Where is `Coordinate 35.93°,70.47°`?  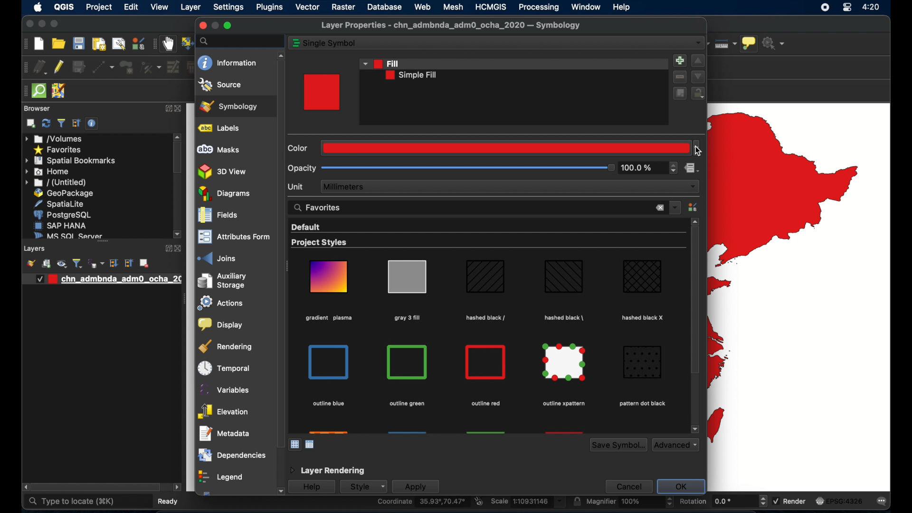 Coordinate 35.93°,70.47° is located at coordinates (421, 503).